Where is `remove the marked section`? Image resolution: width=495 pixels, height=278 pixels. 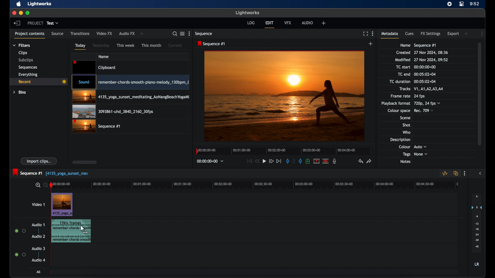 remove the marked section is located at coordinates (317, 161).